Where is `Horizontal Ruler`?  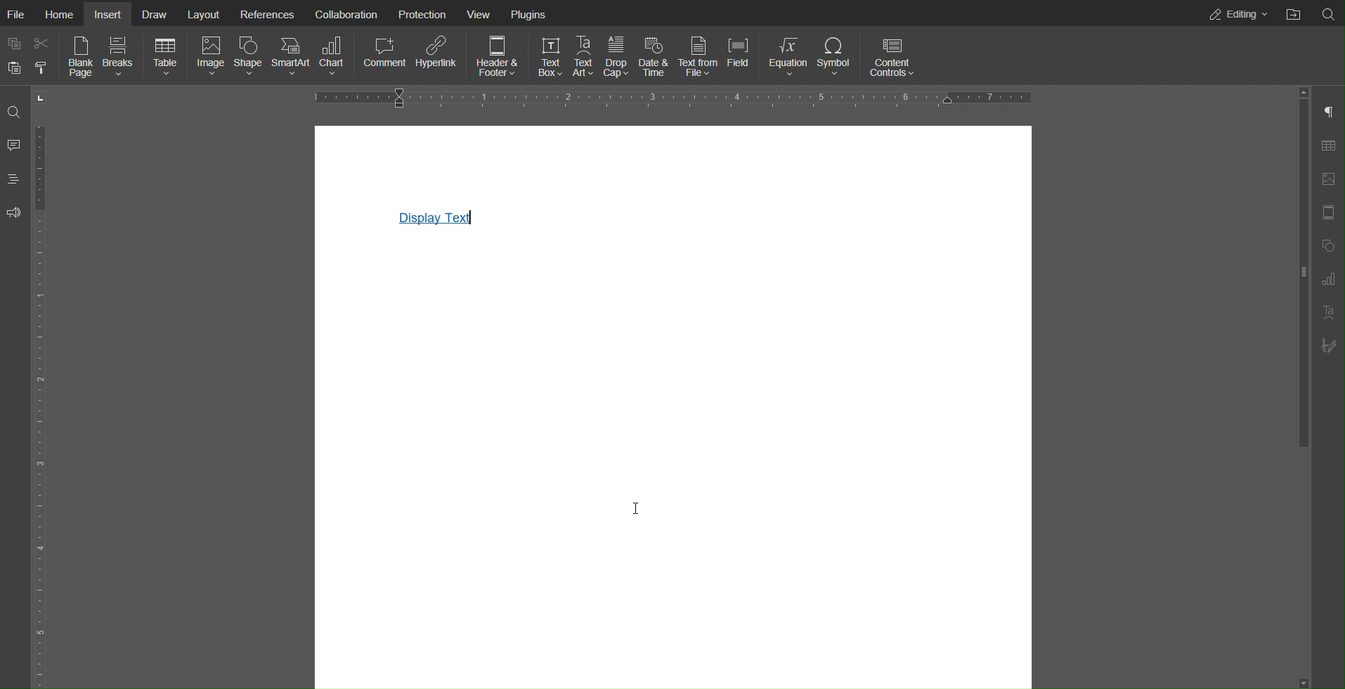
Horizontal Ruler is located at coordinates (672, 97).